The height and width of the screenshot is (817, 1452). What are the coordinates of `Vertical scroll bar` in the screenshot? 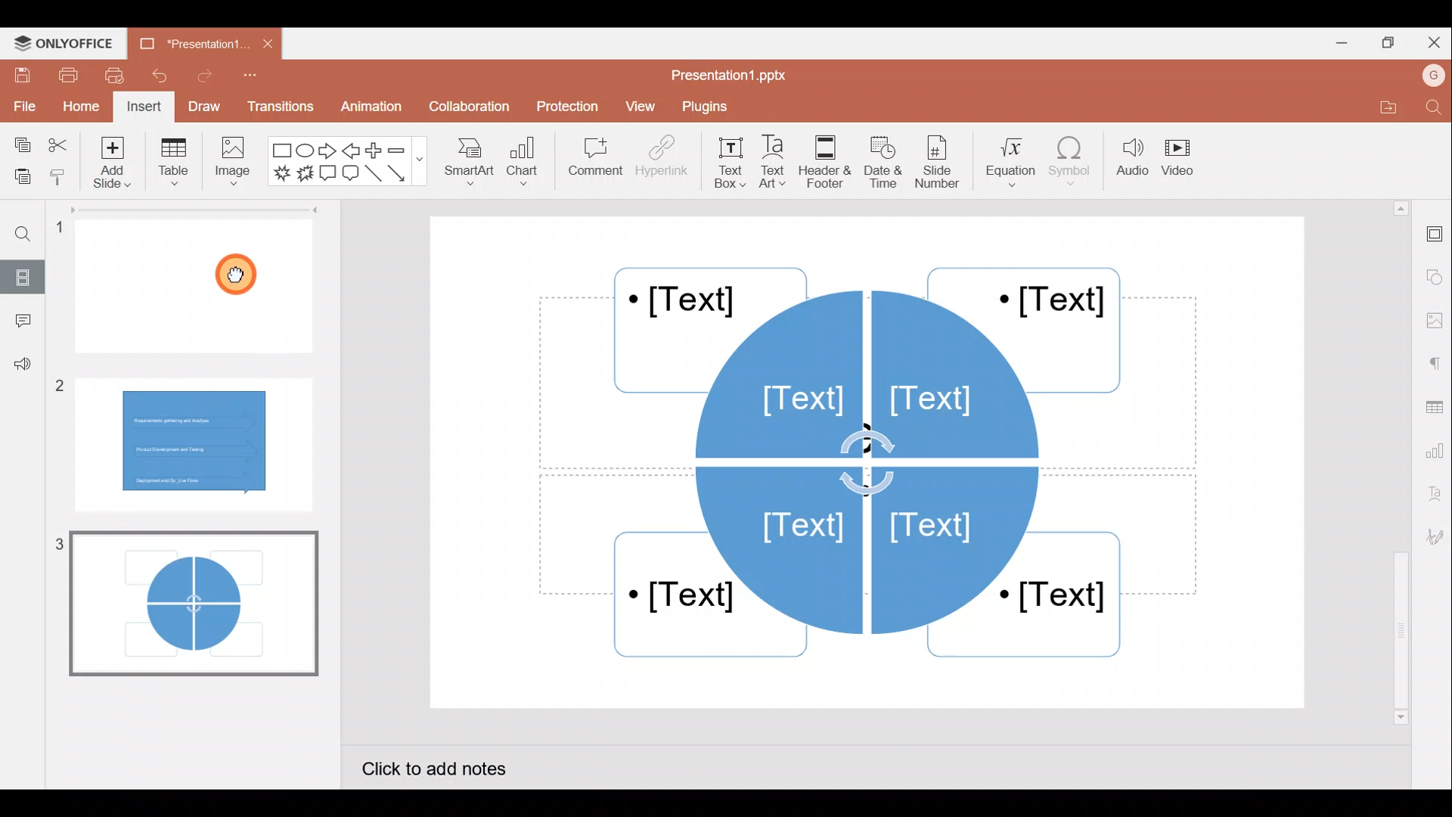 It's located at (1398, 461).